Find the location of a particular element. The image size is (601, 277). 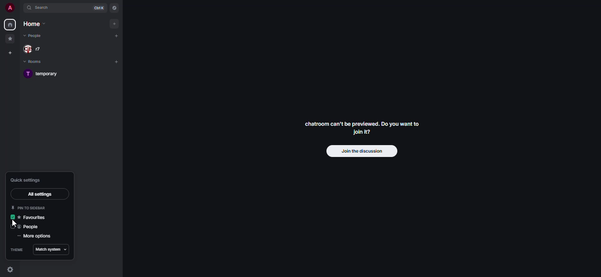

match system is located at coordinates (51, 249).